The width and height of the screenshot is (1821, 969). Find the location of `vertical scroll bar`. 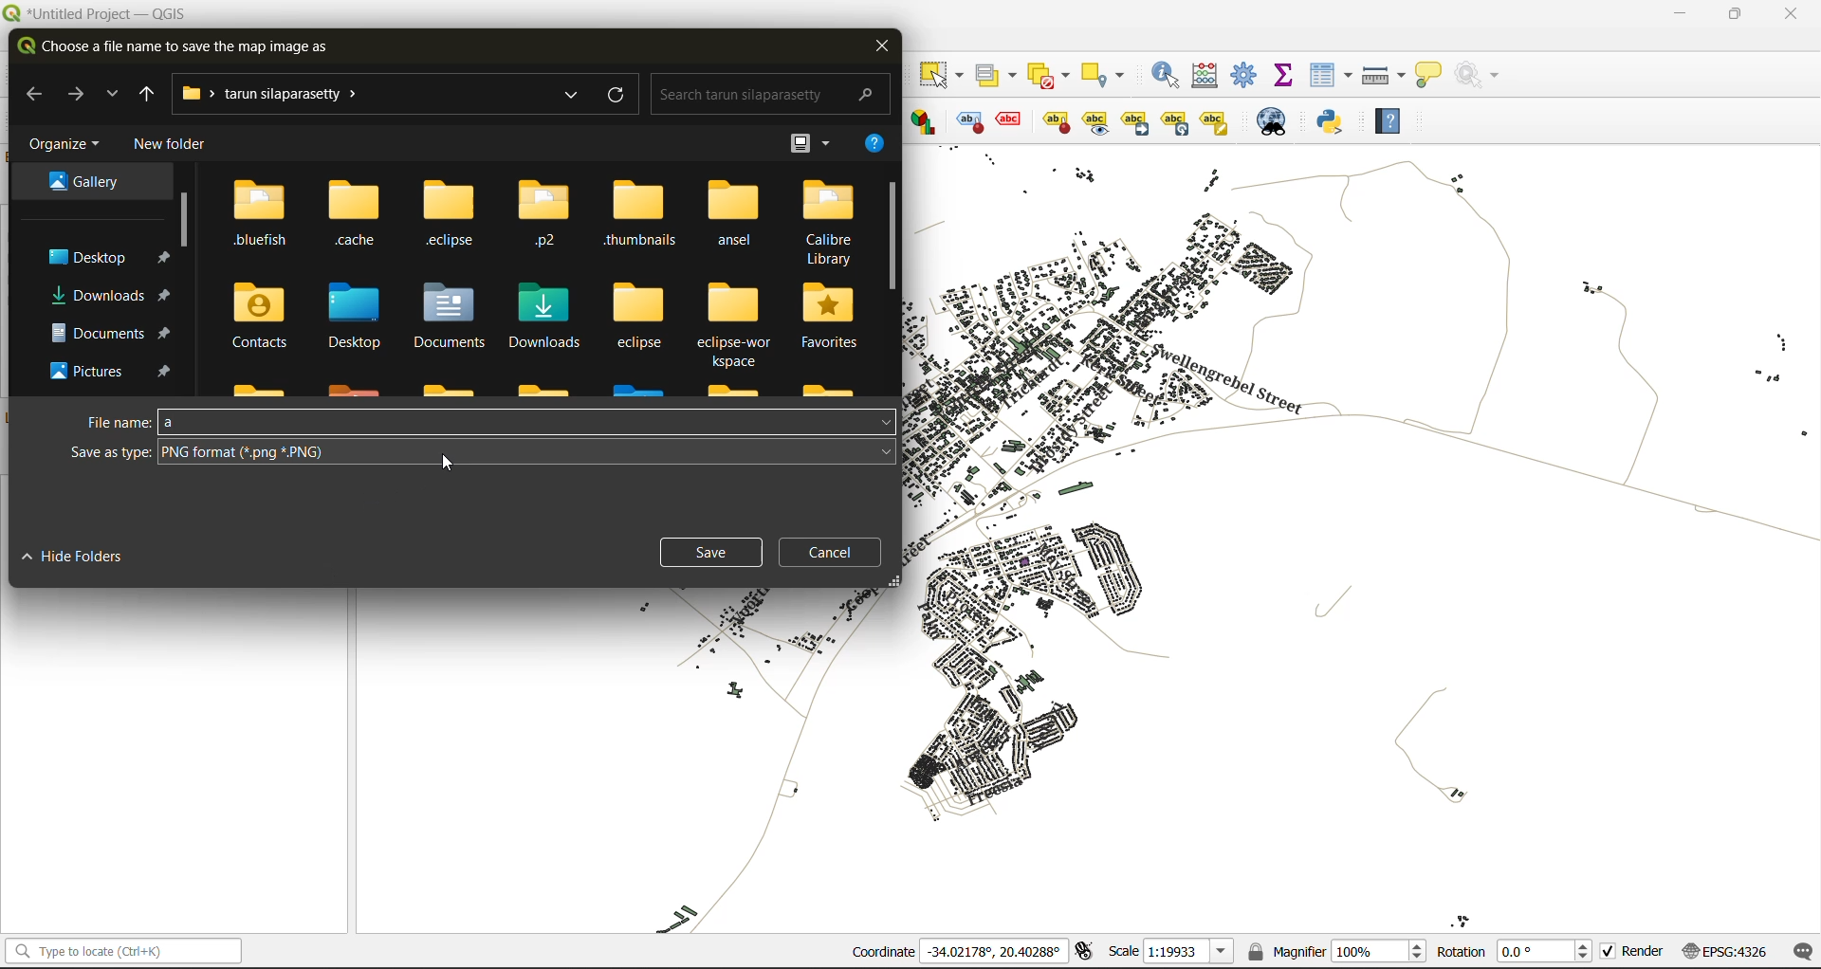

vertical scroll bar is located at coordinates (892, 238).